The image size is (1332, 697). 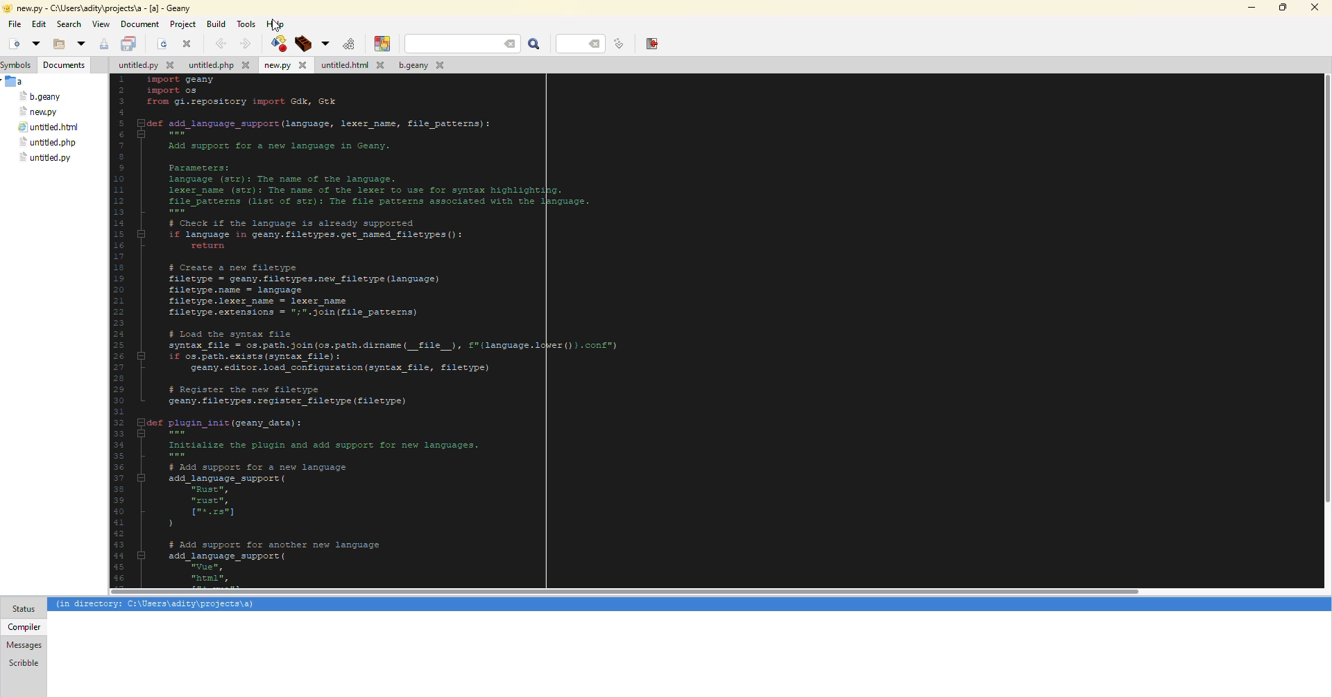 What do you see at coordinates (41, 97) in the screenshot?
I see `file` at bounding box center [41, 97].